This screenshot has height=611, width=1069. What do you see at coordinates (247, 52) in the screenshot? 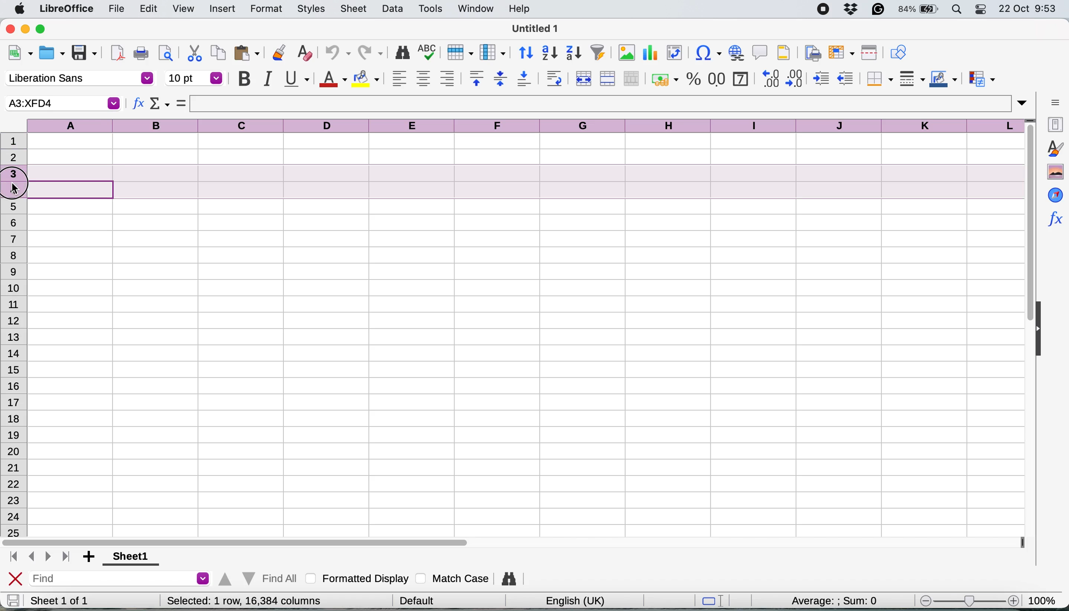
I see `paste` at bounding box center [247, 52].